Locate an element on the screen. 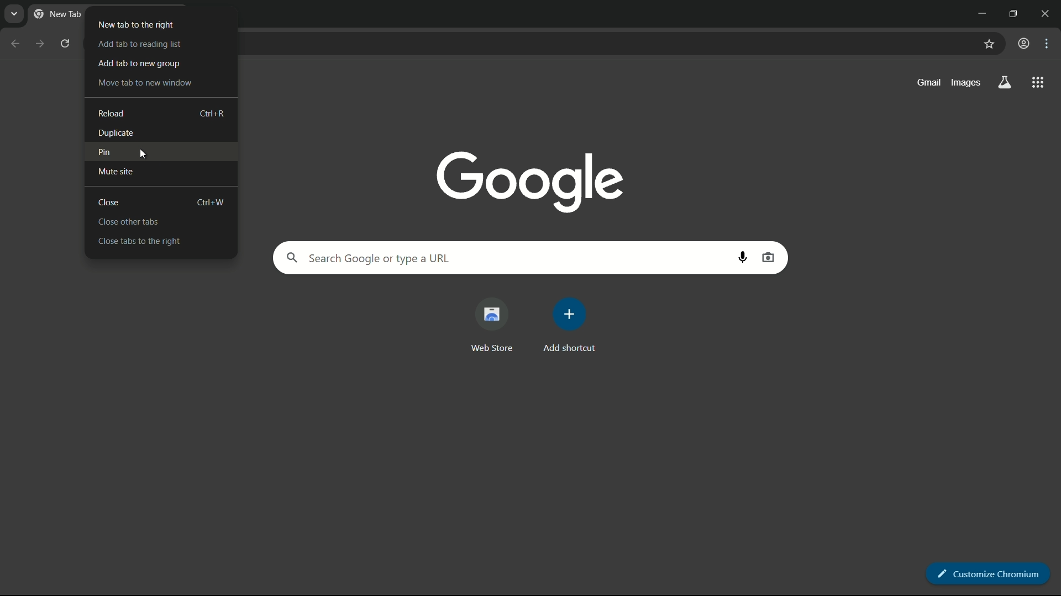  go back is located at coordinates (14, 43).